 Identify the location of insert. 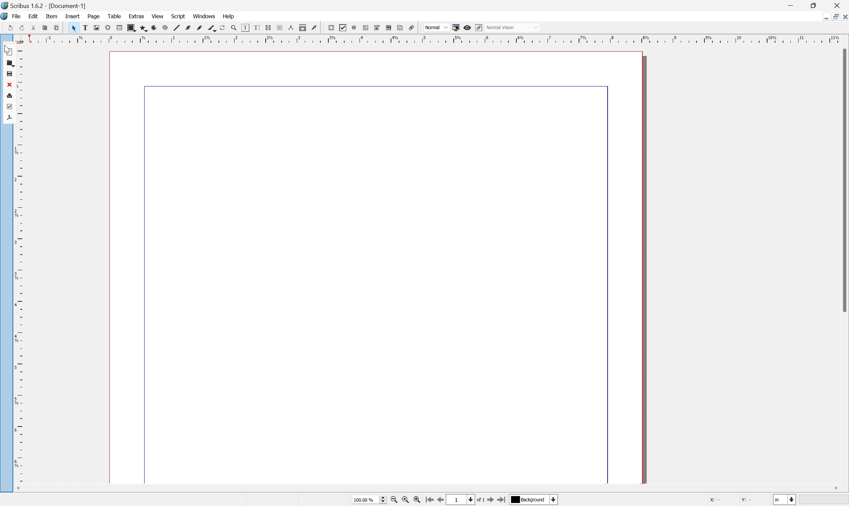
(74, 16).